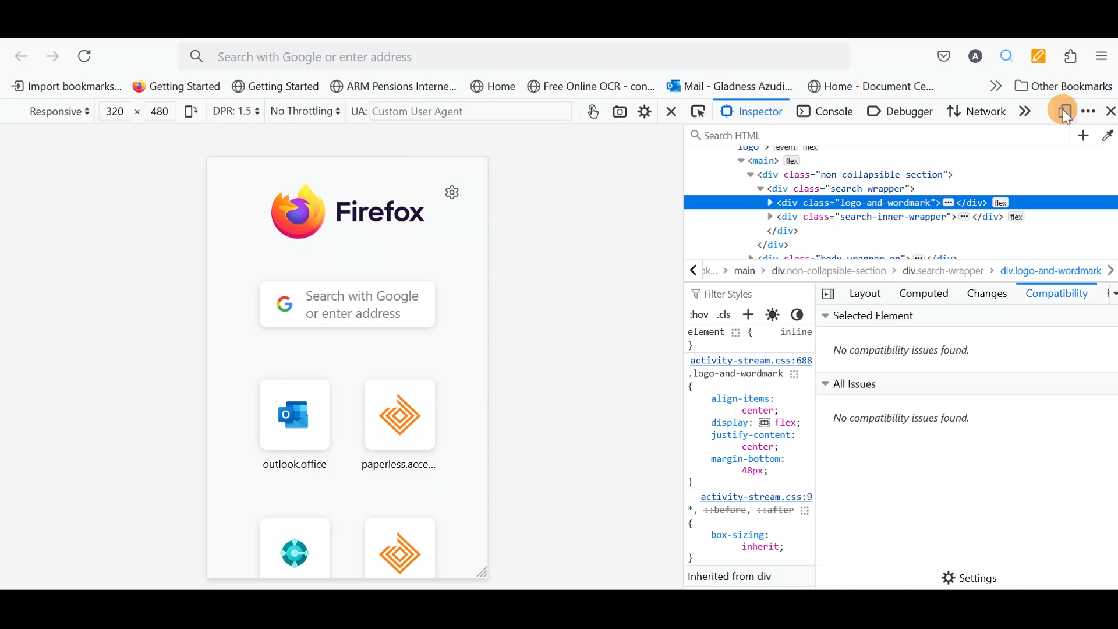  What do you see at coordinates (726, 294) in the screenshot?
I see `Filter styles` at bounding box center [726, 294].